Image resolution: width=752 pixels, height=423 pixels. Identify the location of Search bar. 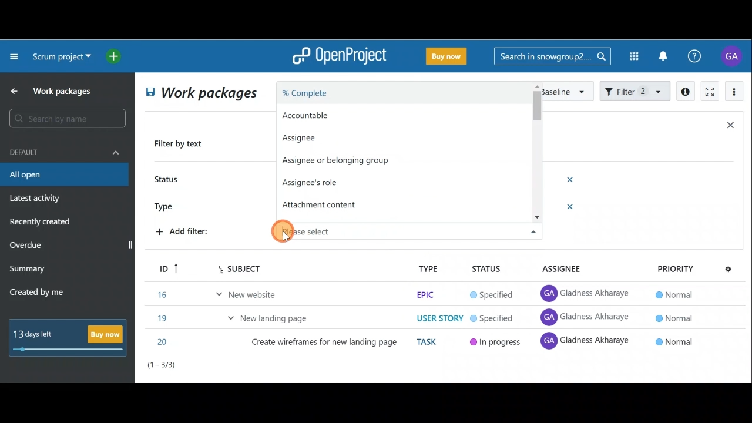
(69, 118).